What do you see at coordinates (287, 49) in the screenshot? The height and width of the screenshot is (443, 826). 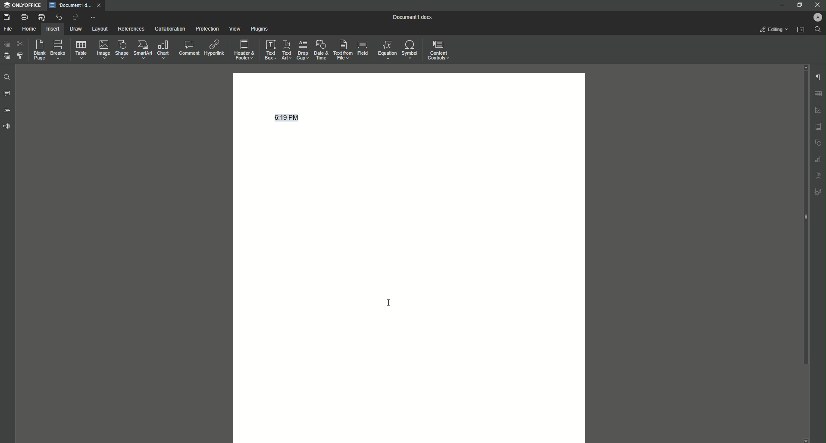 I see `Text Art` at bounding box center [287, 49].